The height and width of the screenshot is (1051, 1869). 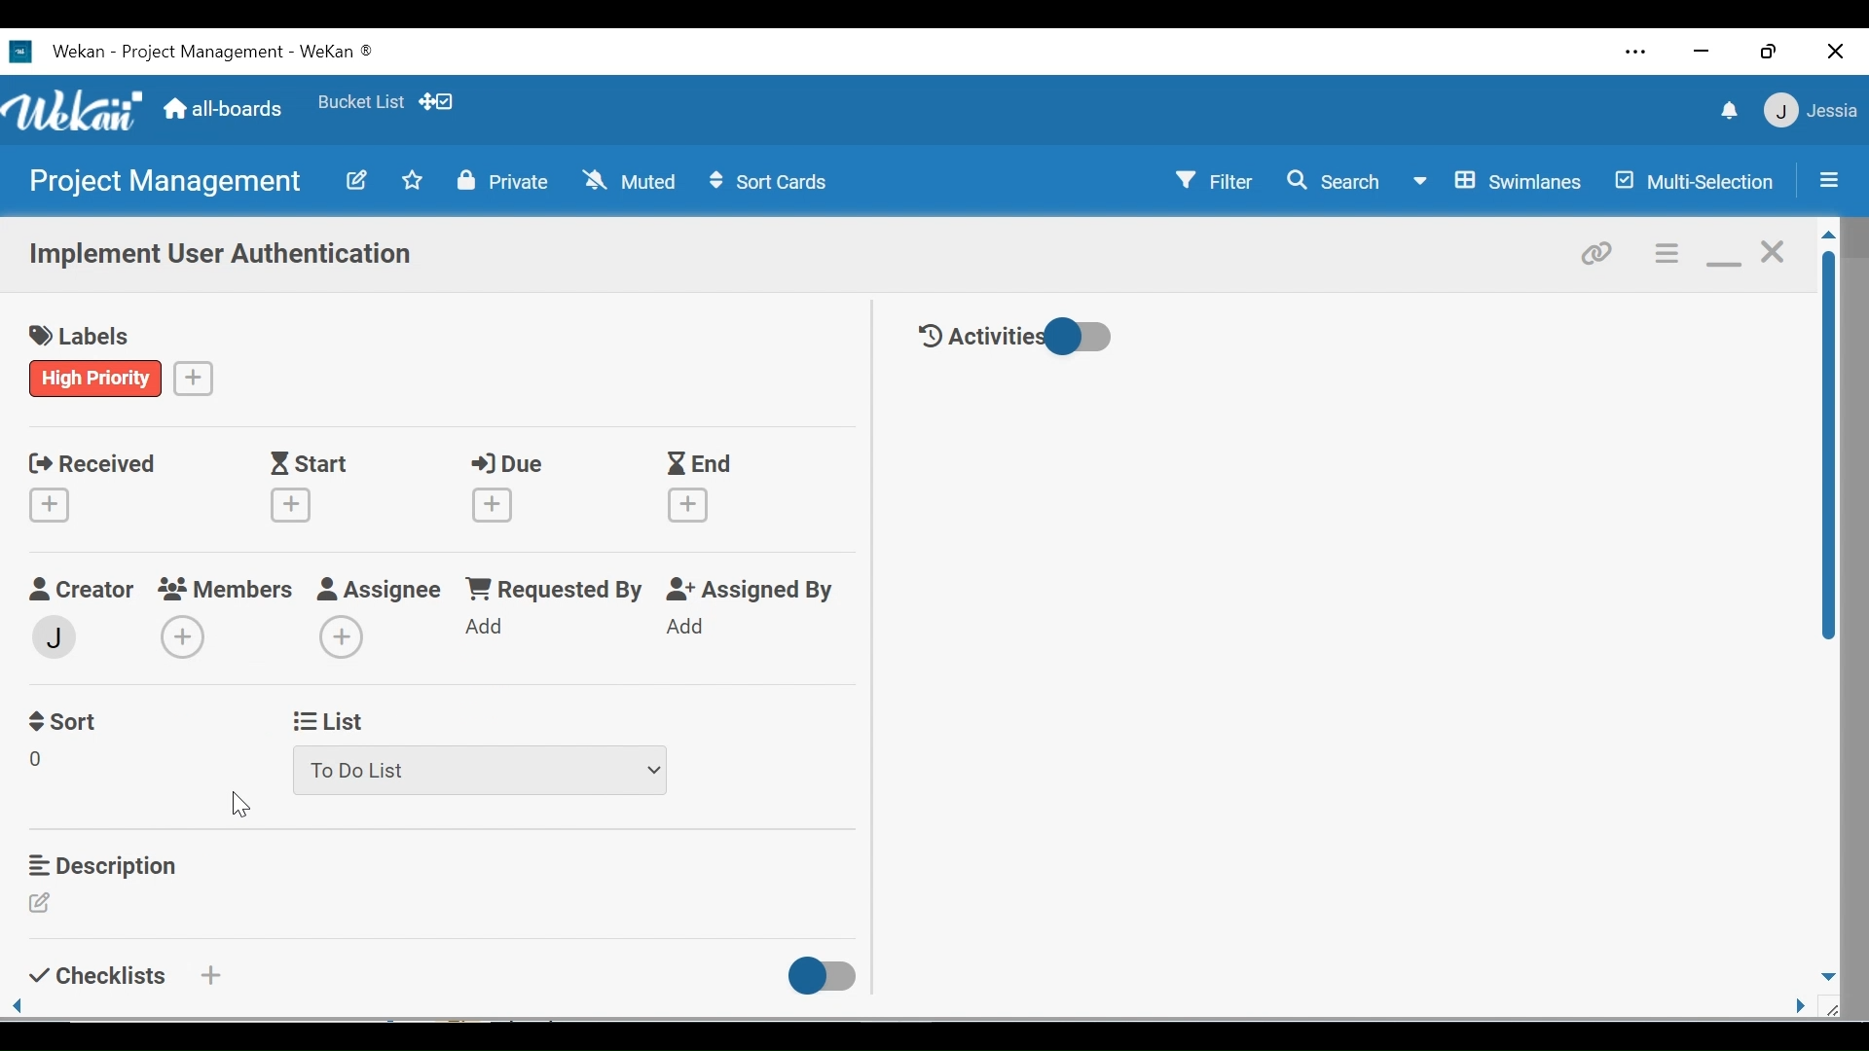 What do you see at coordinates (1601, 251) in the screenshot?
I see `link` at bounding box center [1601, 251].